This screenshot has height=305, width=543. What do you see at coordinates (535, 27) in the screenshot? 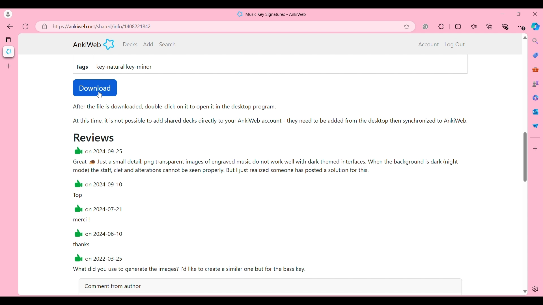
I see `Browser AI` at bounding box center [535, 27].